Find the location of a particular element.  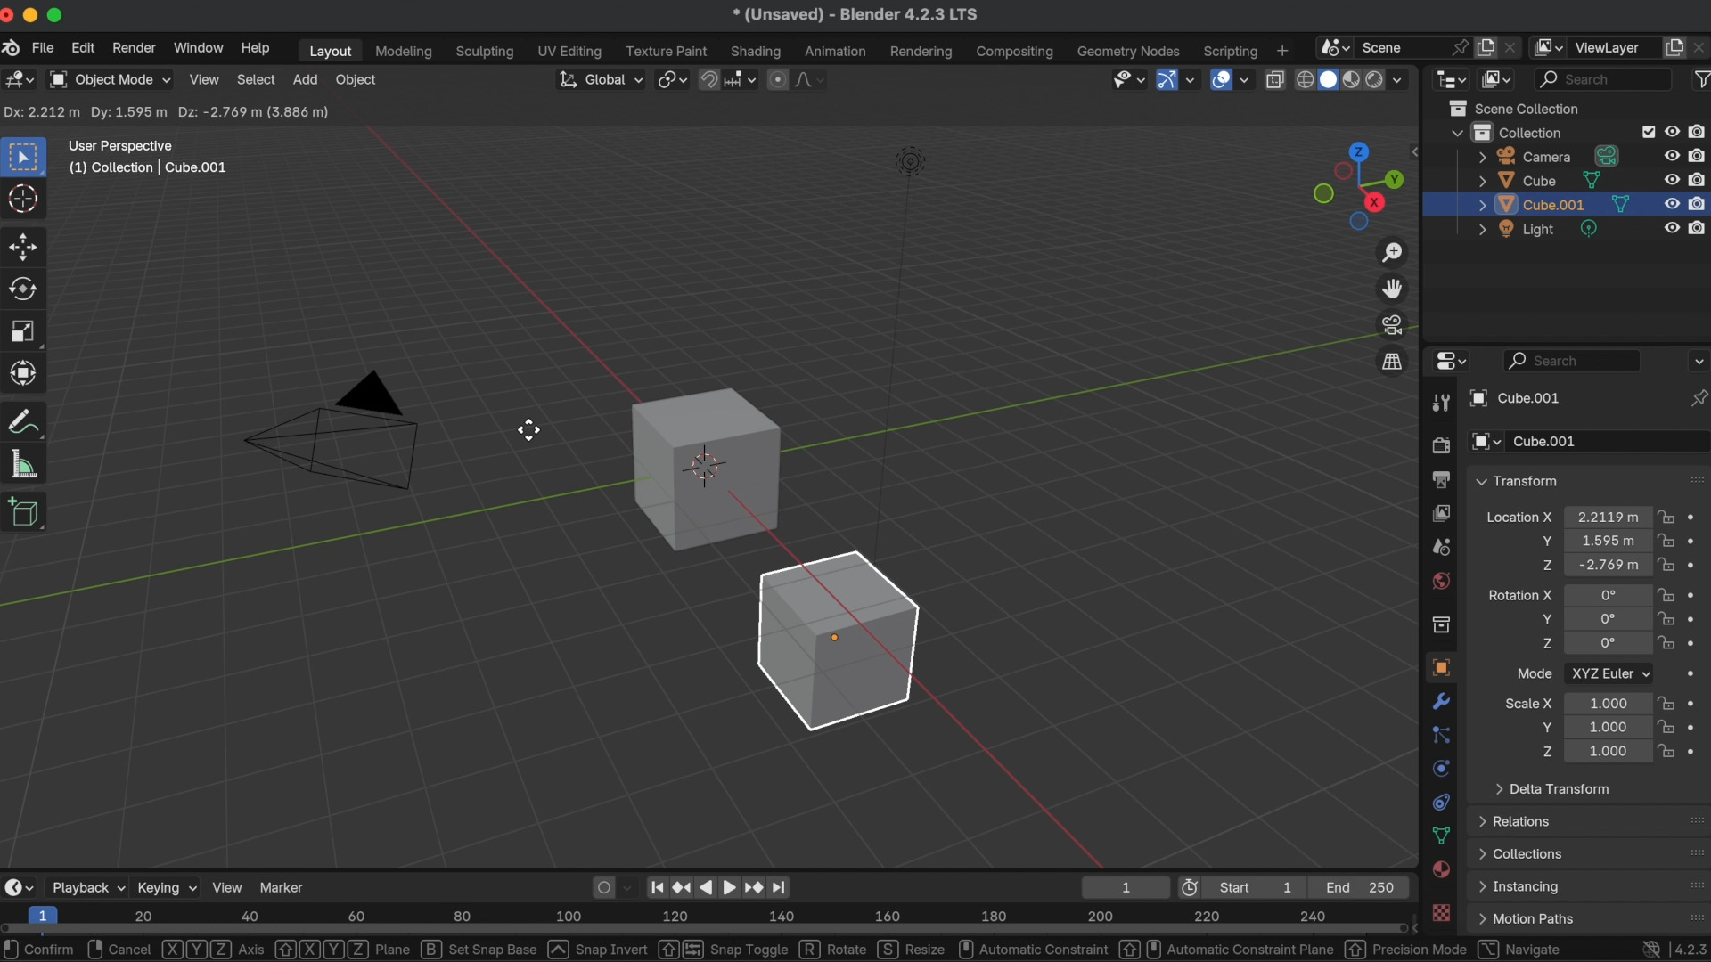

proportional editing fall off is located at coordinates (811, 79).